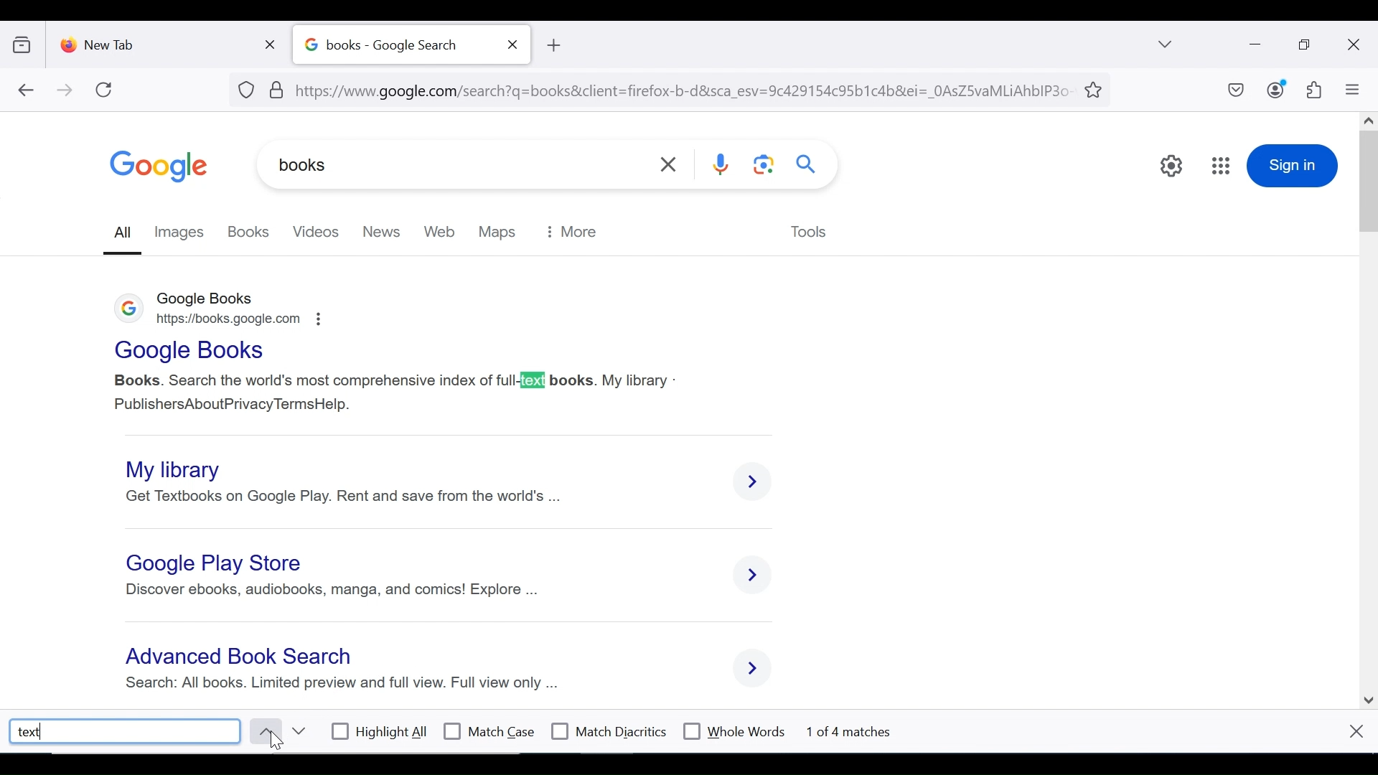 The height and width of the screenshot is (775, 1378). I want to click on close window, so click(1354, 45).